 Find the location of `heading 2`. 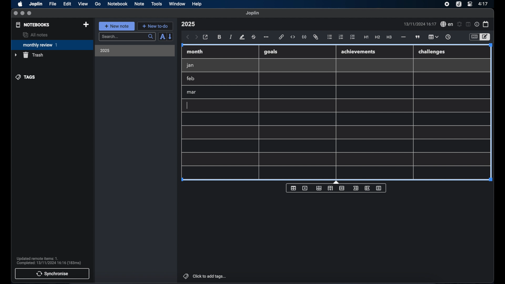

heading 2 is located at coordinates (378, 37).